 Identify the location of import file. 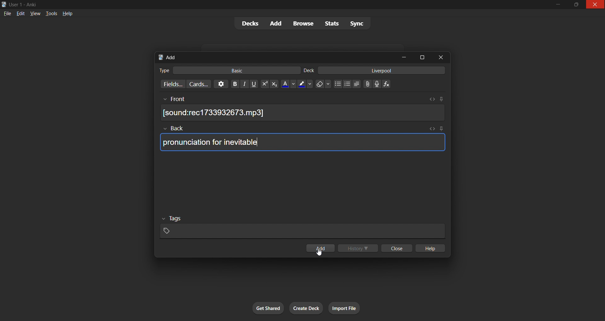
(350, 307).